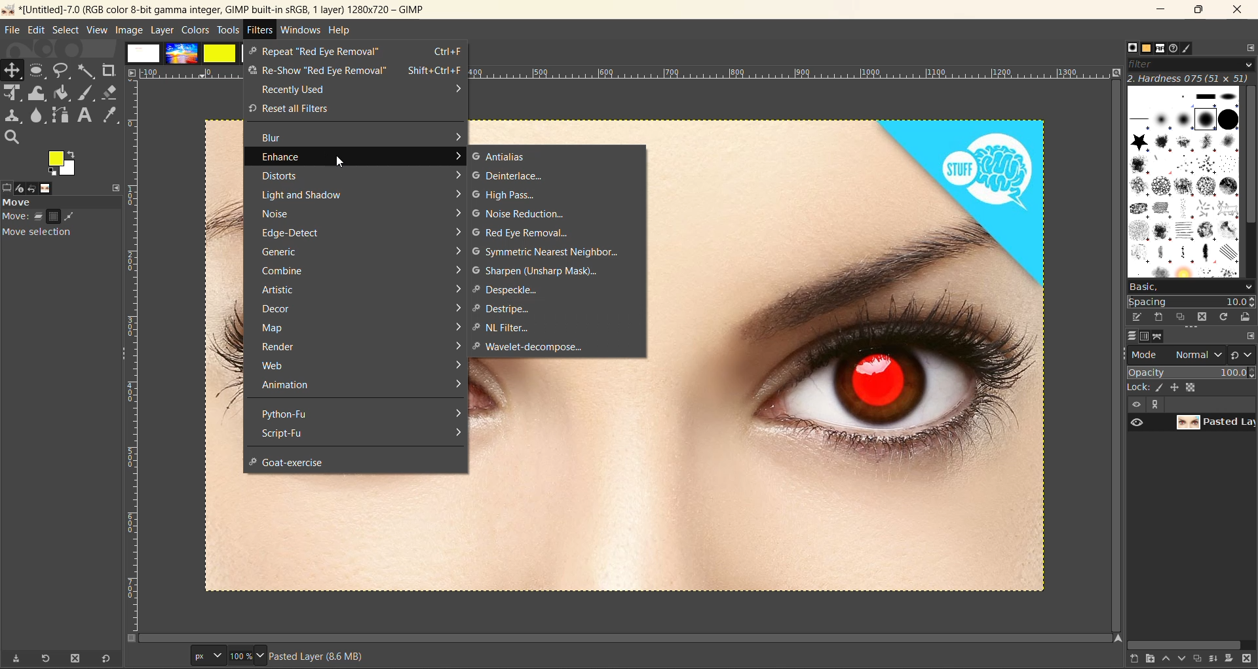 The height and width of the screenshot is (669, 1258). Describe the element at coordinates (14, 70) in the screenshot. I see `Move tool` at that location.